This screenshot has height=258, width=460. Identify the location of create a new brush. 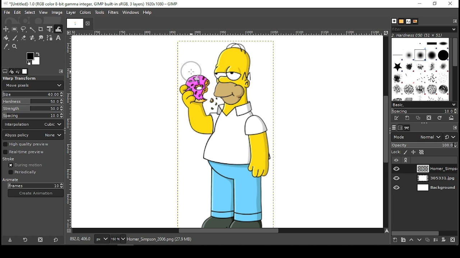
(408, 118).